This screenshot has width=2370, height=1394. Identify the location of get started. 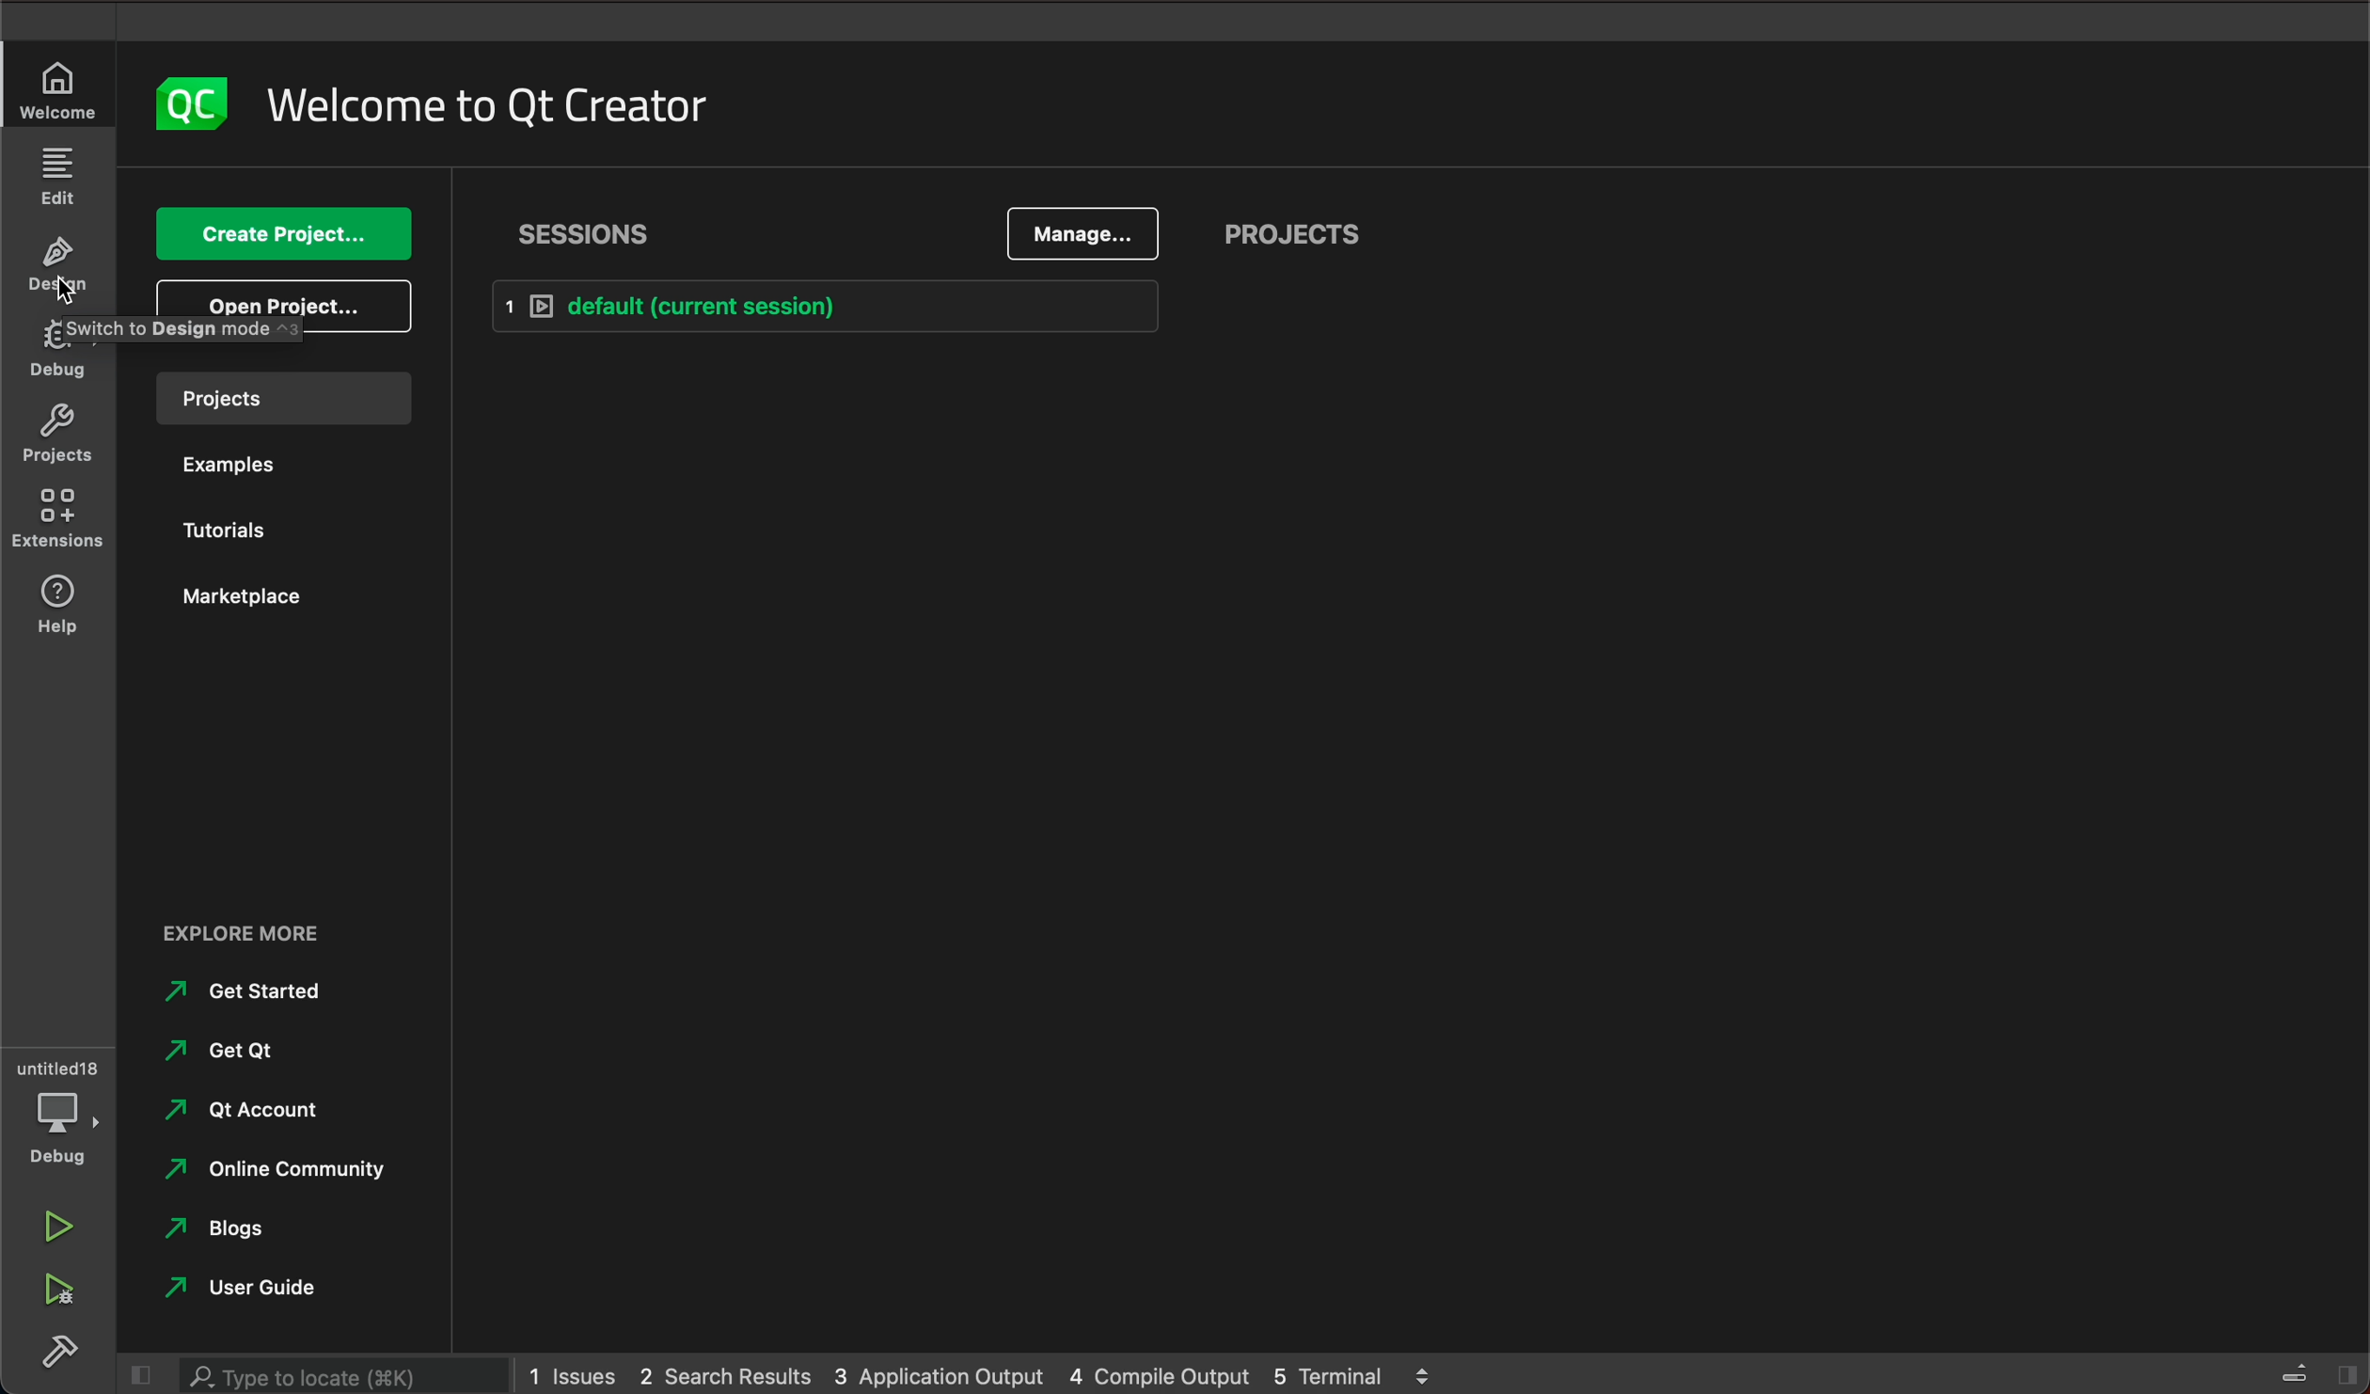
(255, 995).